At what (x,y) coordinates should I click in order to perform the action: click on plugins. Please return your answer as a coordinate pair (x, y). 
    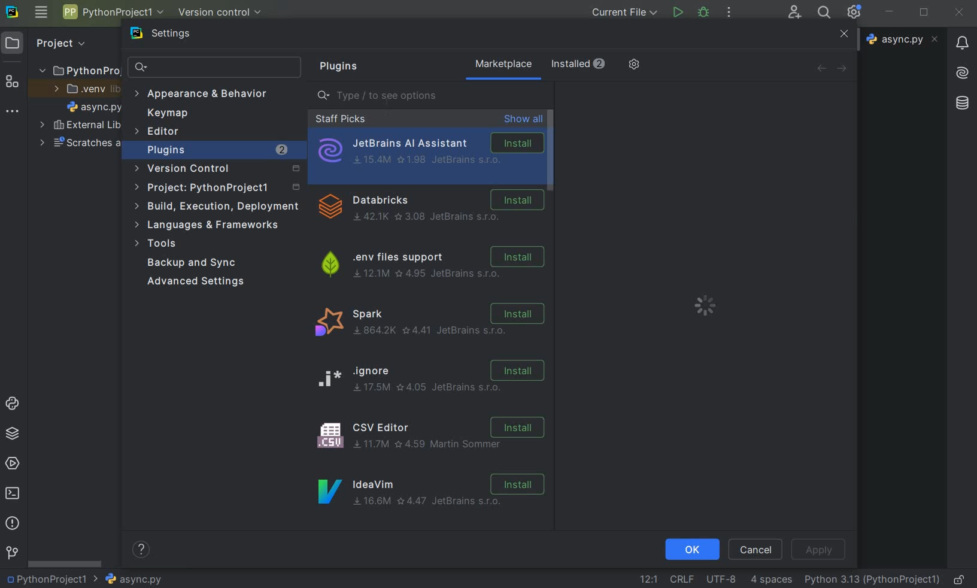
    Looking at the image, I should click on (218, 150).